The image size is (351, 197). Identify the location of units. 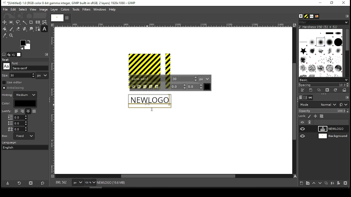
(204, 79).